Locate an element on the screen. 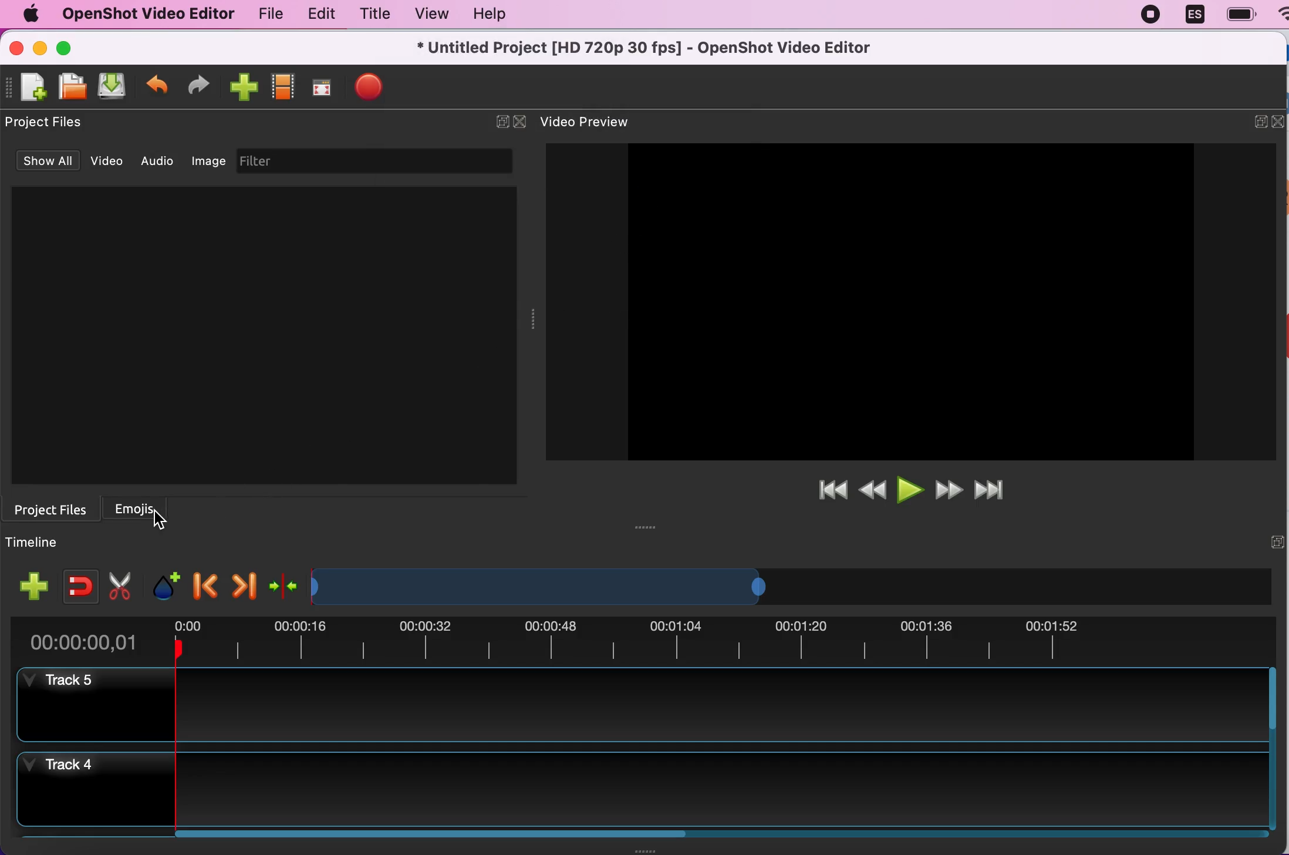 The height and width of the screenshot is (855, 1289). expand/hide is located at coordinates (1276, 541).